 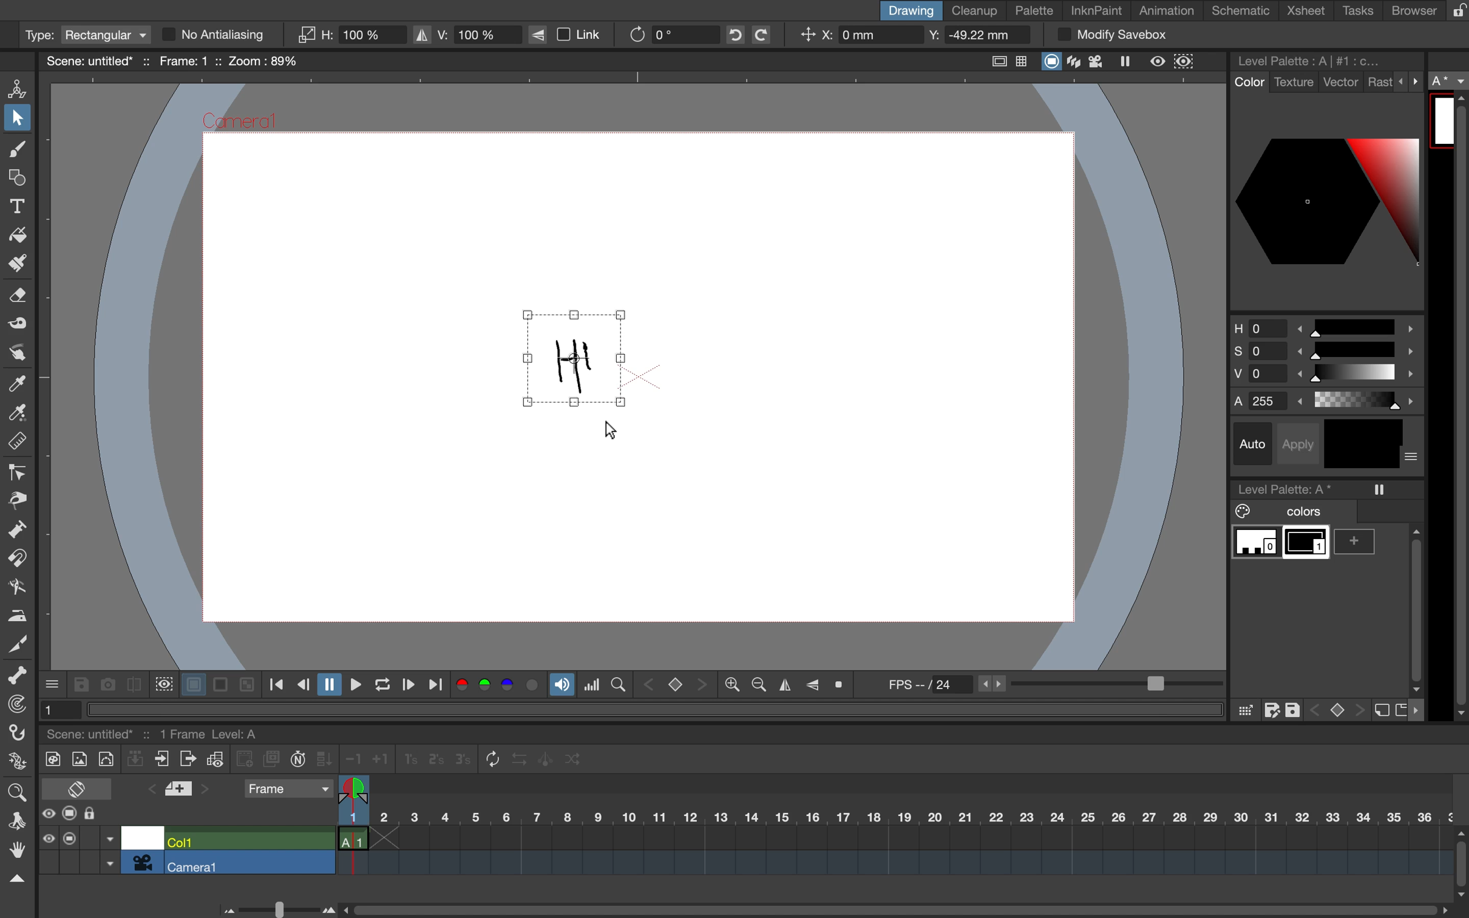 What do you see at coordinates (1022, 63) in the screenshot?
I see `field guide` at bounding box center [1022, 63].